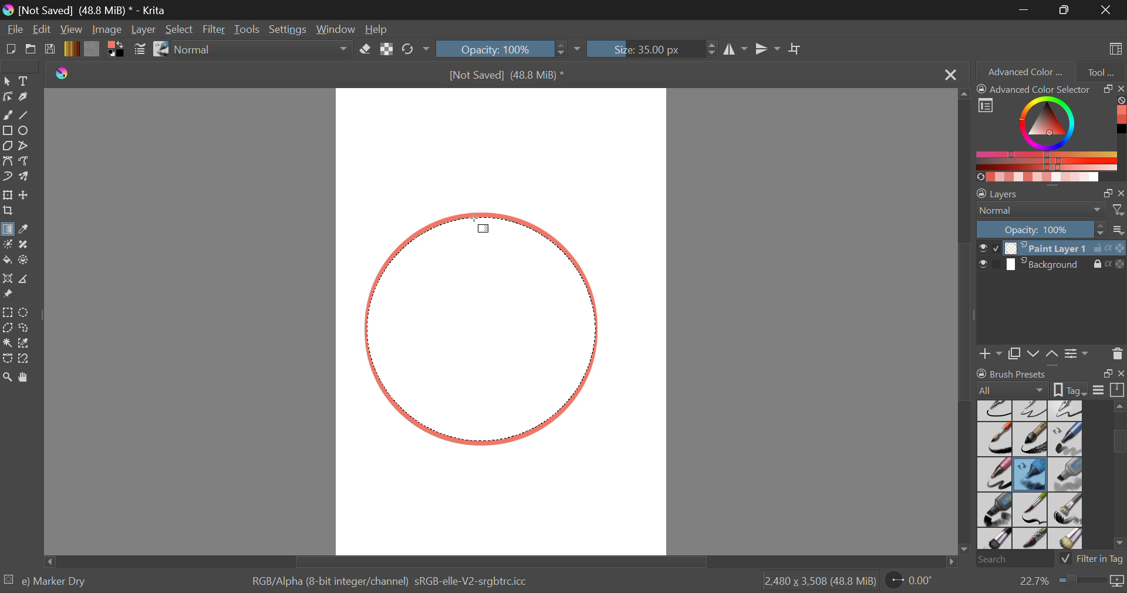 Image resolution: width=1127 pixels, height=593 pixels. What do you see at coordinates (823, 581) in the screenshot?
I see `Page Dimensions` at bounding box center [823, 581].